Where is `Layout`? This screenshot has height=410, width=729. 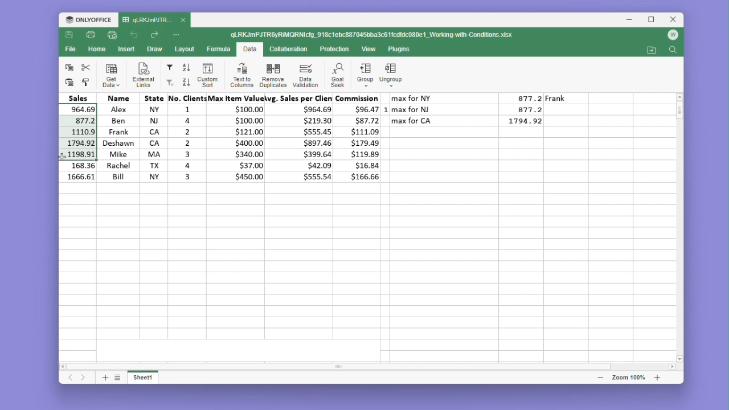 Layout is located at coordinates (185, 49).